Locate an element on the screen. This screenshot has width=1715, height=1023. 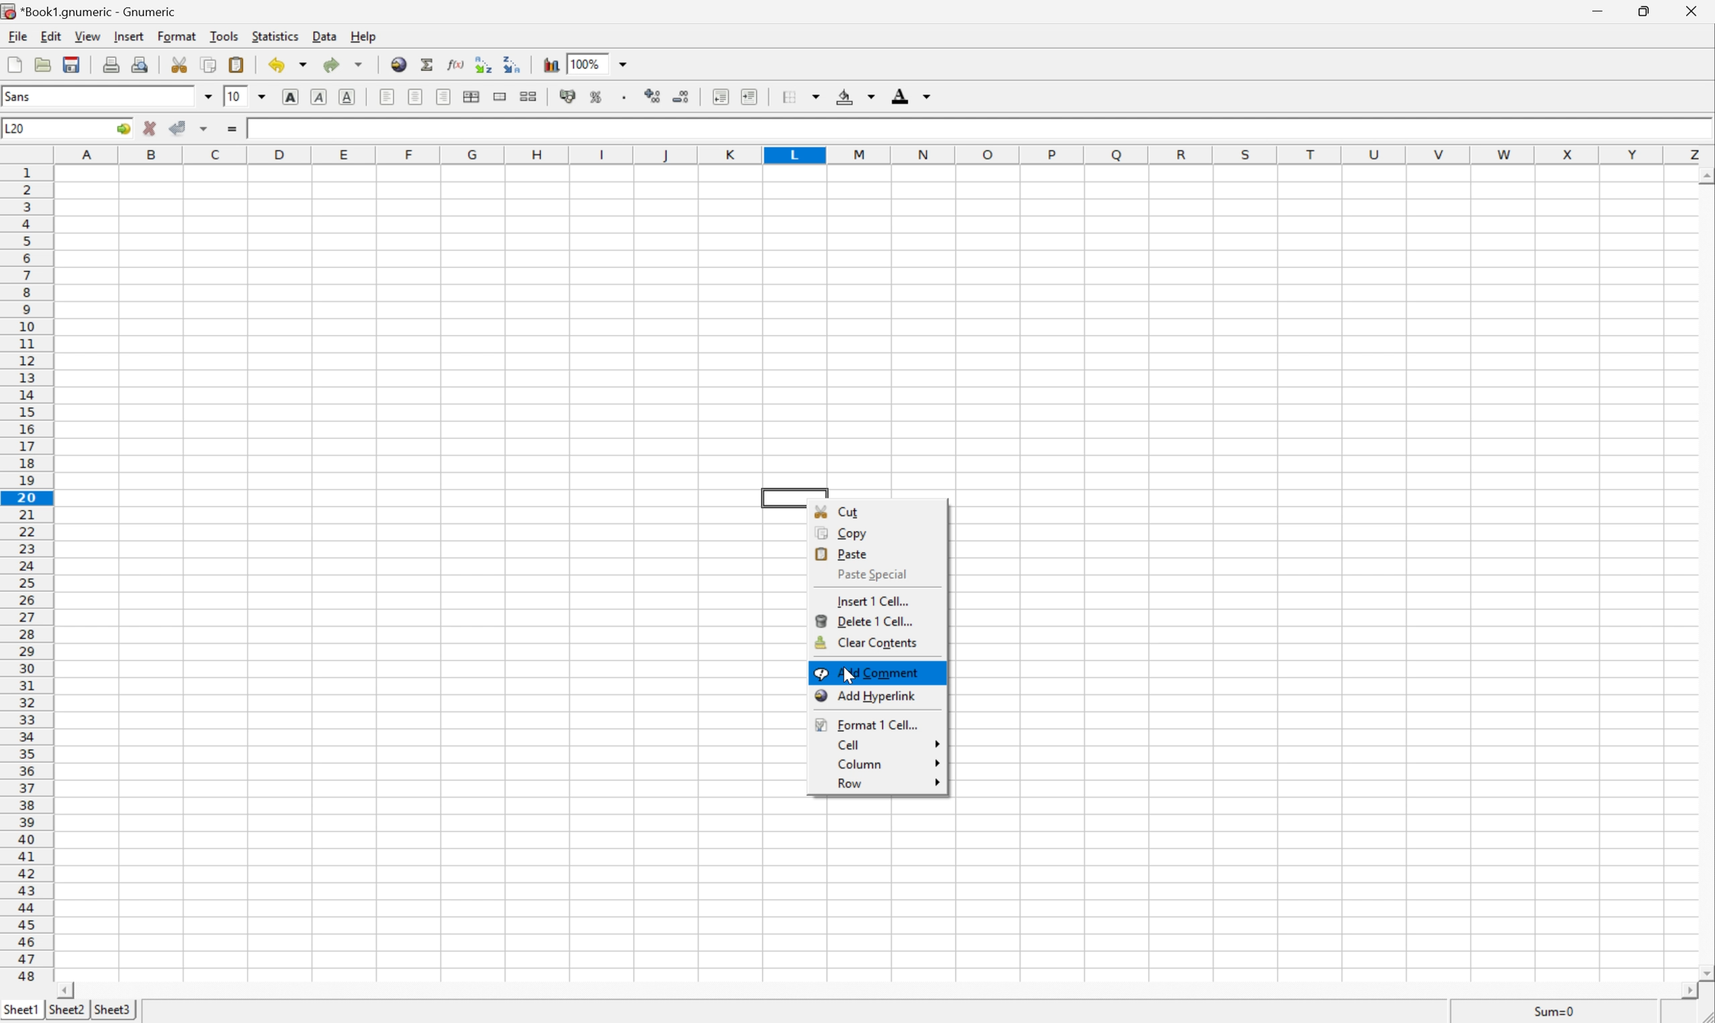
Drop Down is located at coordinates (624, 63).